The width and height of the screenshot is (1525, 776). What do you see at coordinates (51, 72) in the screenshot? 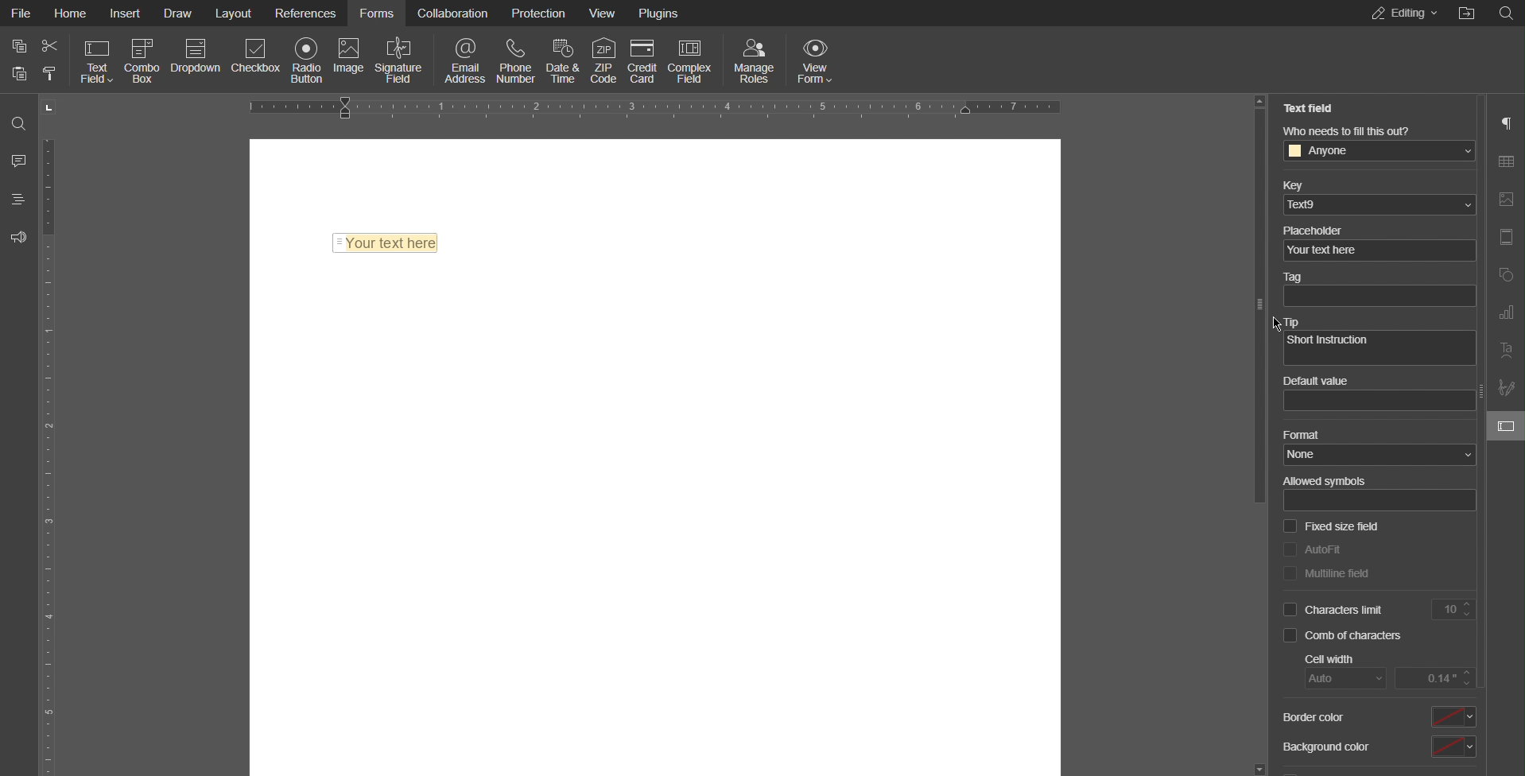
I see `clear formatting` at bounding box center [51, 72].